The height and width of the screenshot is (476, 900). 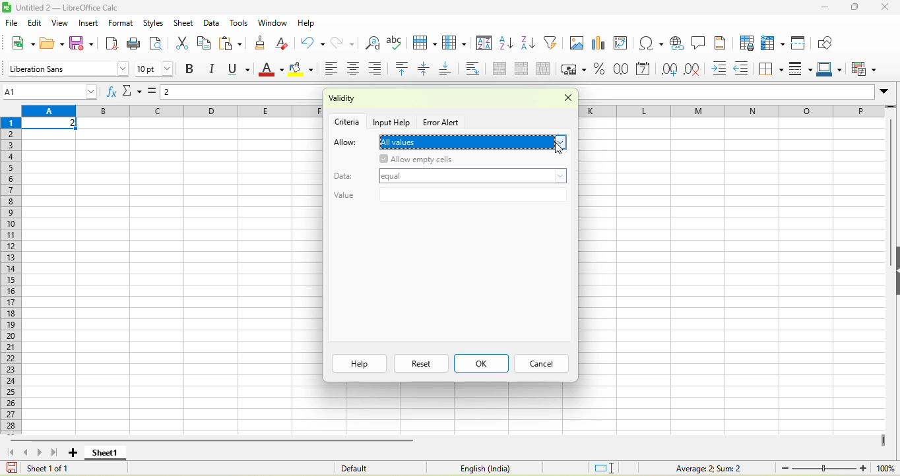 I want to click on conditional, so click(x=866, y=69).